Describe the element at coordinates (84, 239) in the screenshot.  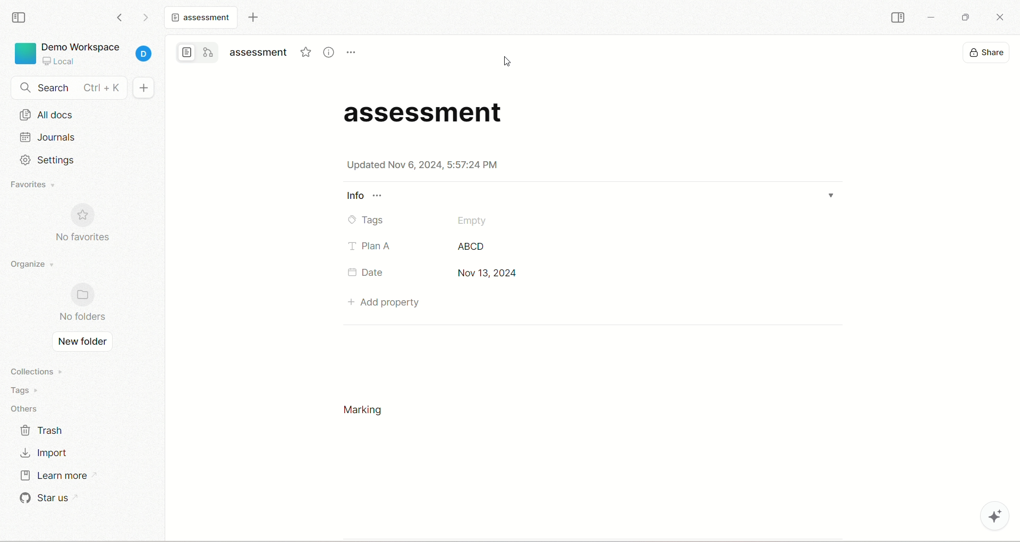
I see `no favorites` at that location.